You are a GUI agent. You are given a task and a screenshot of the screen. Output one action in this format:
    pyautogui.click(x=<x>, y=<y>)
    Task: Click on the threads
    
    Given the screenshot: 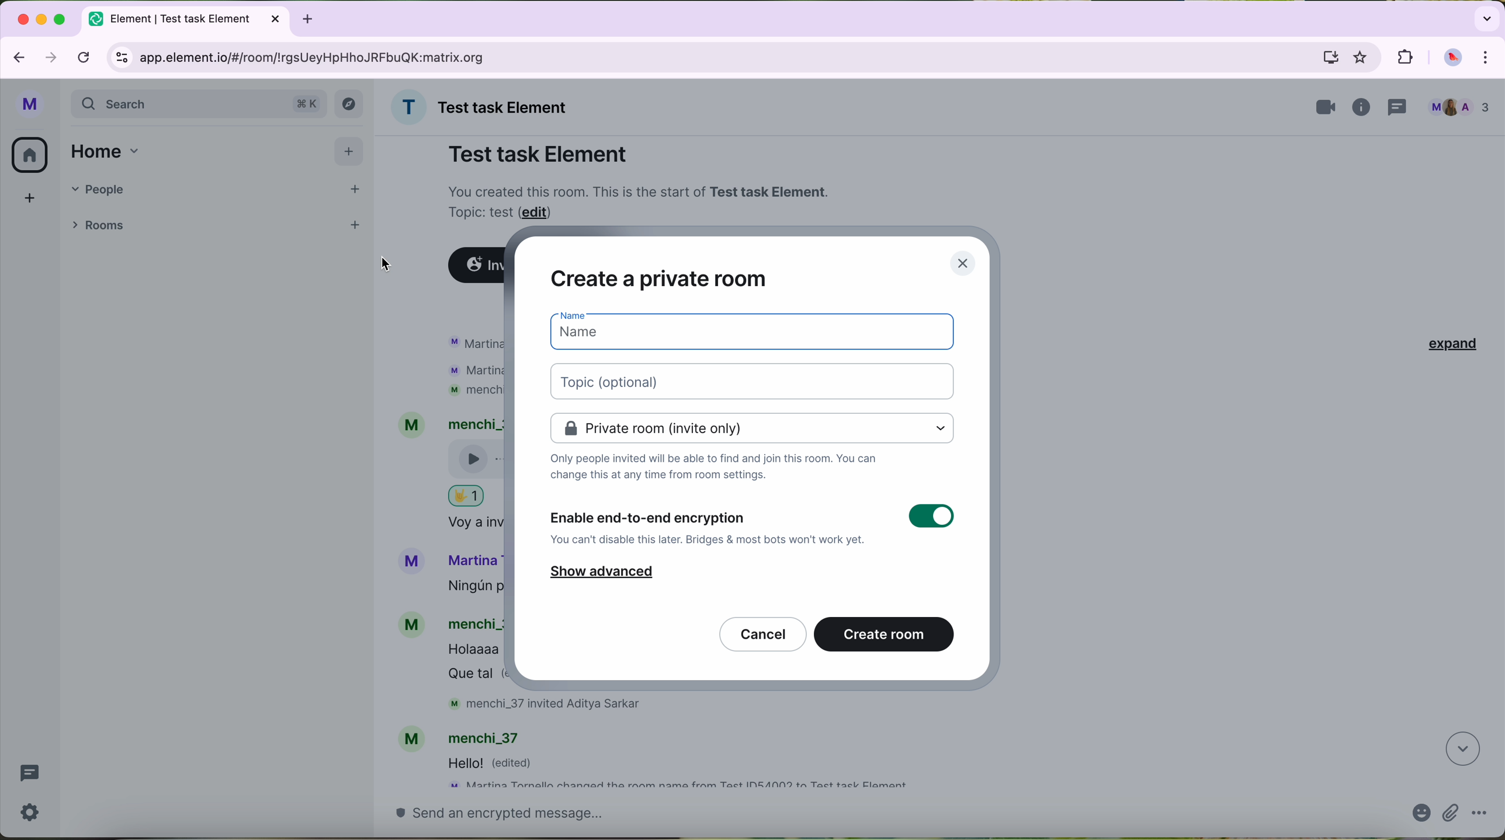 What is the action you would take?
    pyautogui.click(x=29, y=775)
    